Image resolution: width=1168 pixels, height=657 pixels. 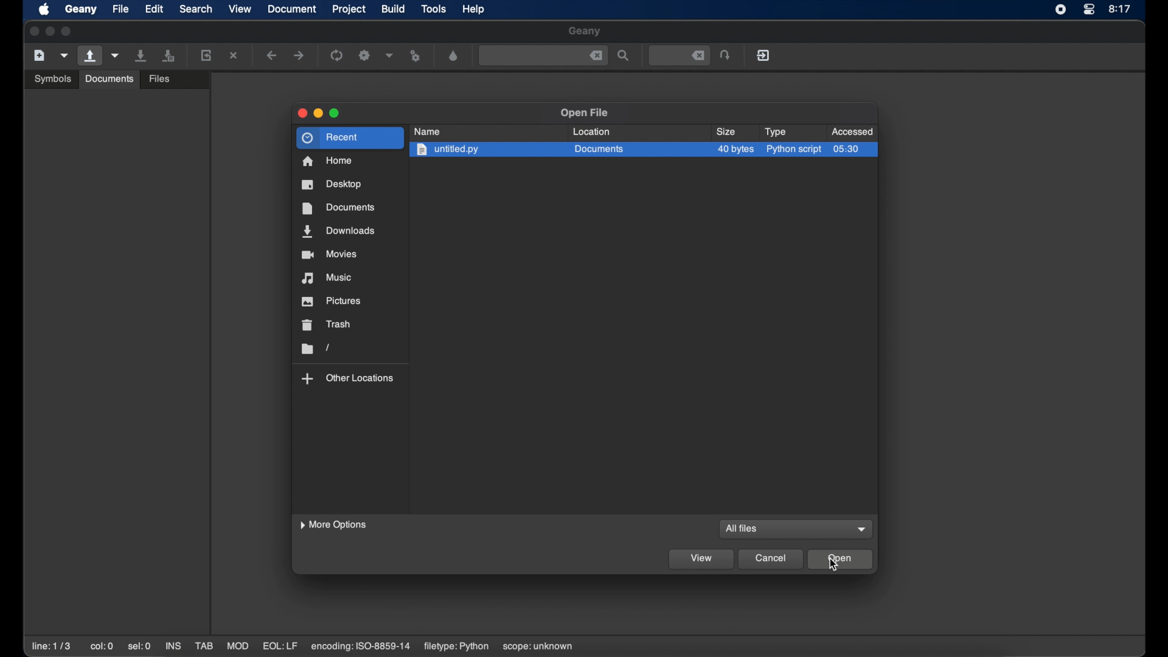 What do you see at coordinates (349, 137) in the screenshot?
I see `recent highlighted` at bounding box center [349, 137].